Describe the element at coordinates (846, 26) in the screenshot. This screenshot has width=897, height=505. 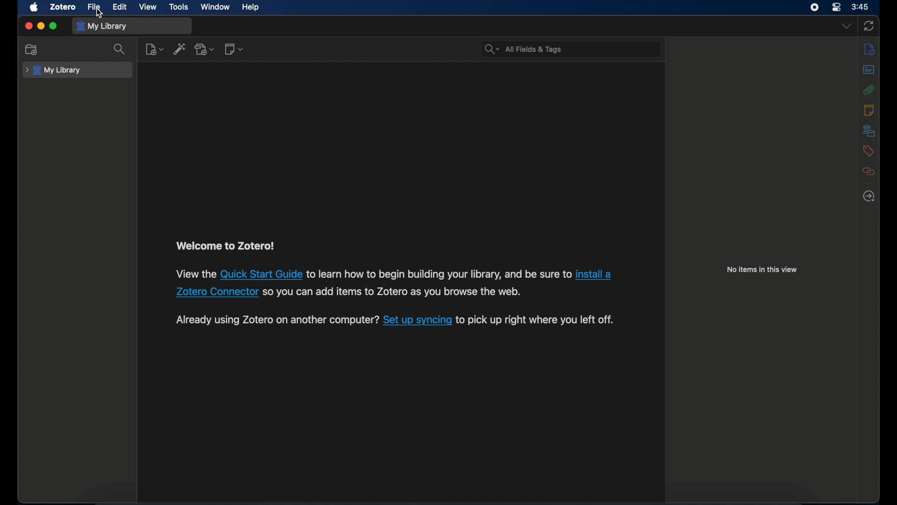
I see `dropdown` at that location.